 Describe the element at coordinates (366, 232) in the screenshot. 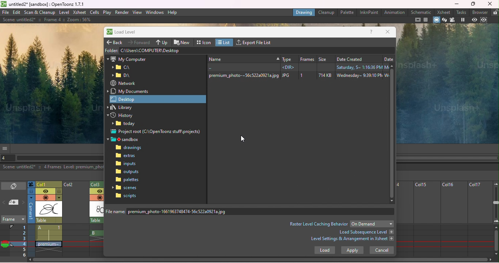

I see `Load subsequent level` at that location.